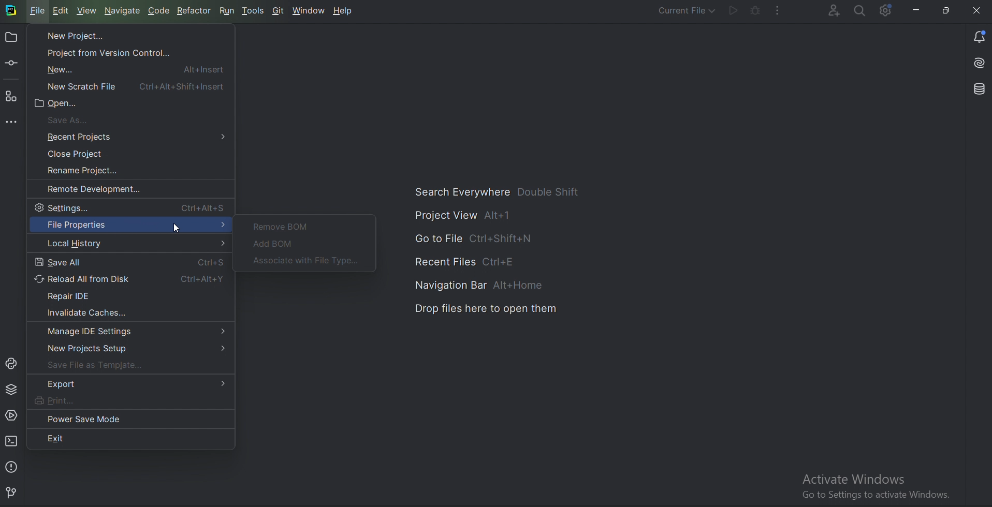 The image size is (992, 507). Describe the element at coordinates (82, 154) in the screenshot. I see `Close project` at that location.